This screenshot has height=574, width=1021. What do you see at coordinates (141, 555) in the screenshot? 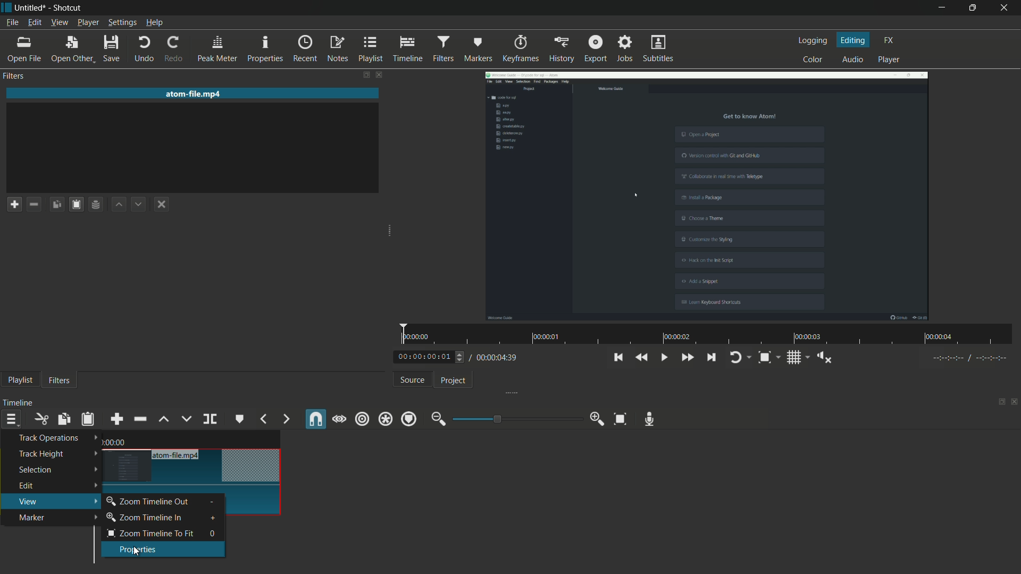
I see `cursor` at bounding box center [141, 555].